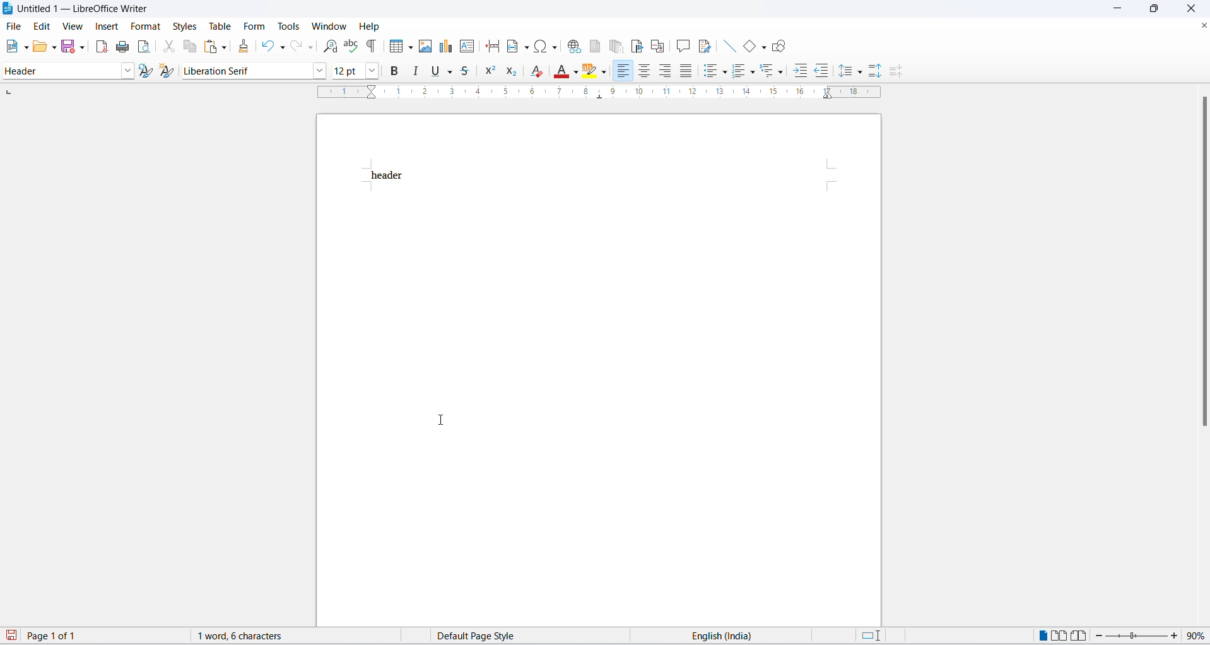 The height and width of the screenshot is (645, 1210). What do you see at coordinates (517, 73) in the screenshot?
I see `subscript` at bounding box center [517, 73].